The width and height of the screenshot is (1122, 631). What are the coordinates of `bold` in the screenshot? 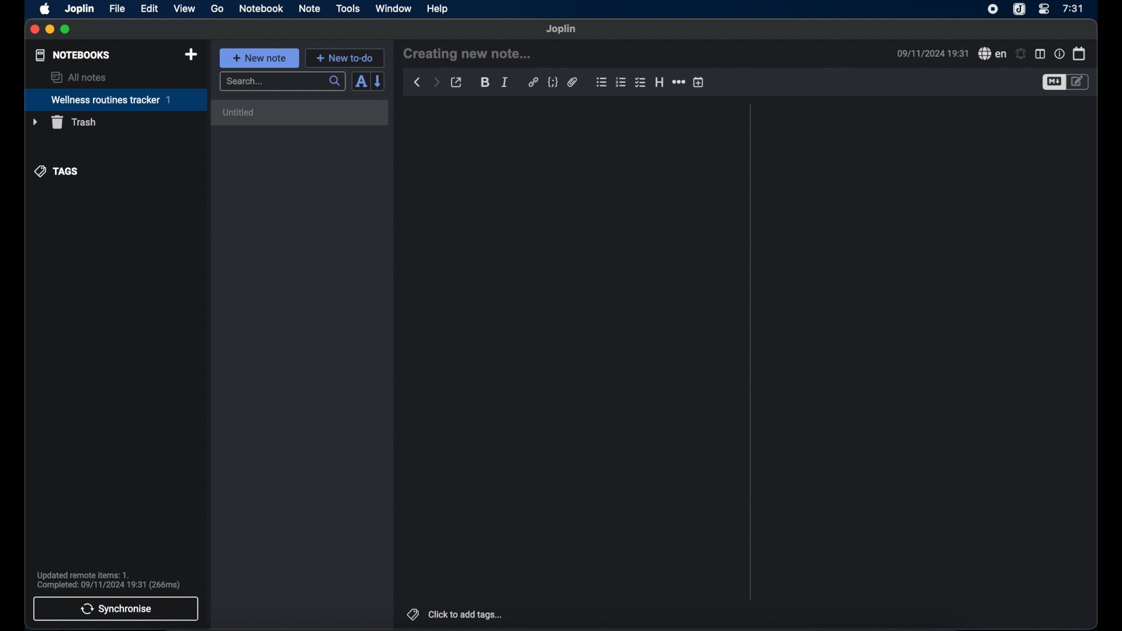 It's located at (485, 83).